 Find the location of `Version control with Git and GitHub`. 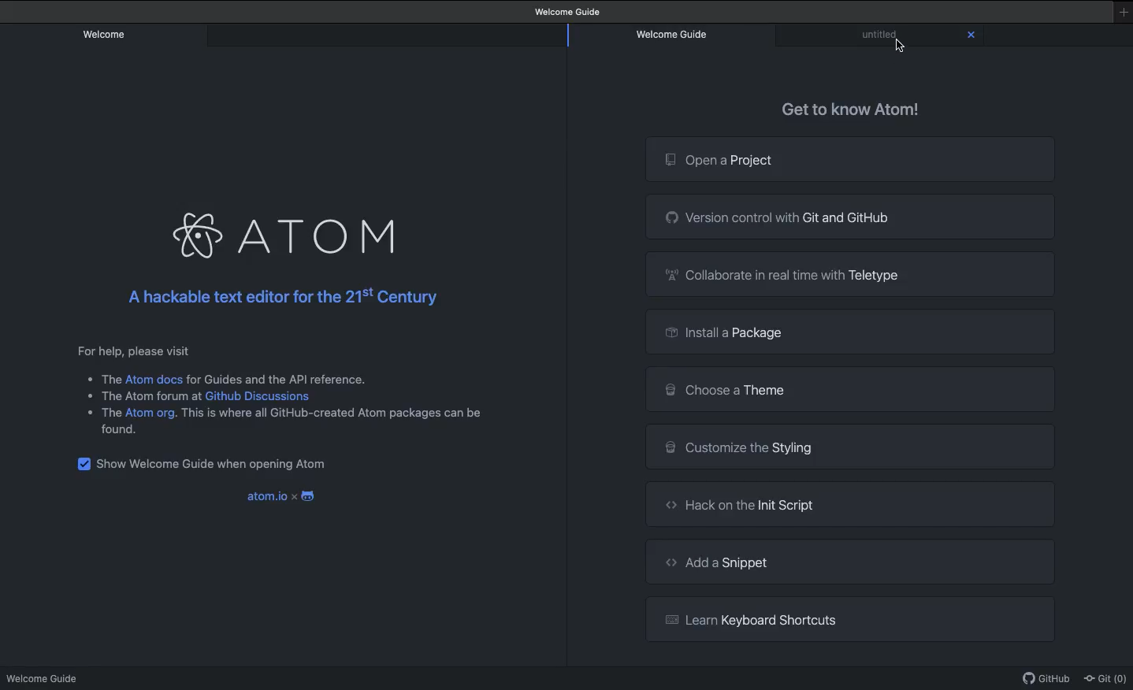

Version control with Git and GitHub is located at coordinates (851, 217).